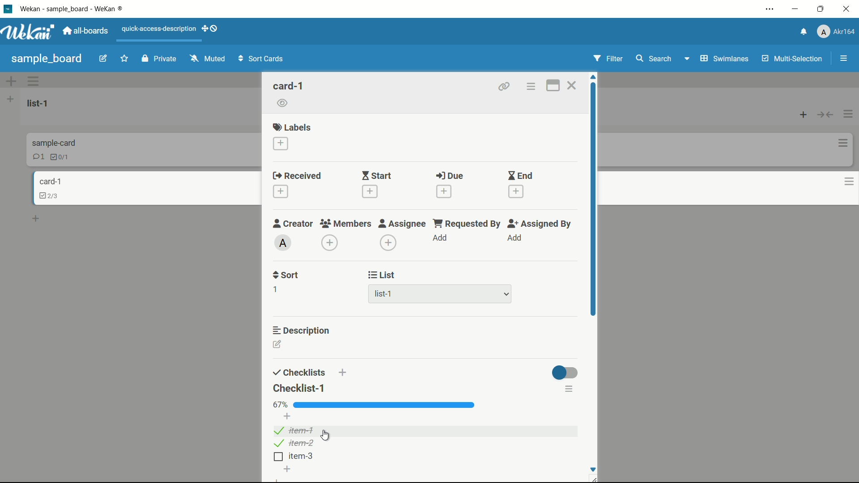 The width and height of the screenshot is (859, 483). What do you see at coordinates (287, 469) in the screenshot?
I see `add item` at bounding box center [287, 469].